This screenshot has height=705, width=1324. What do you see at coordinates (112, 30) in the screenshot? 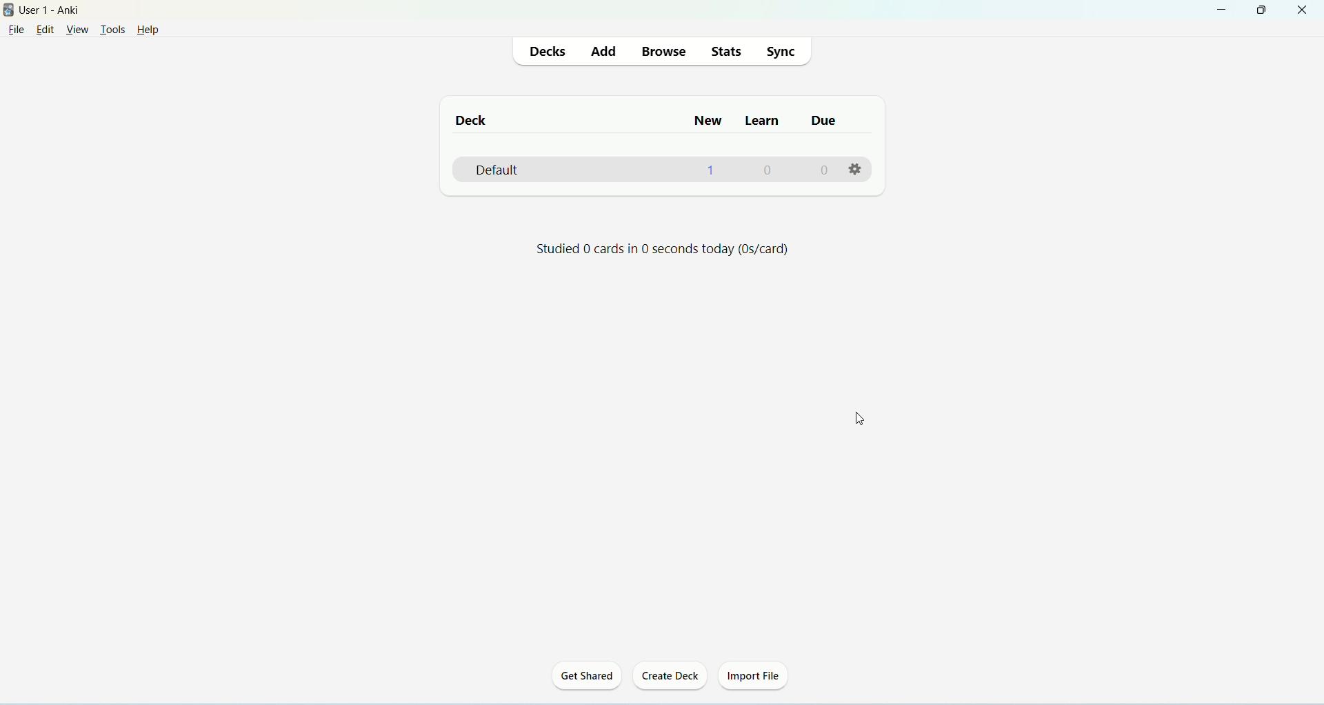
I see `tools` at bounding box center [112, 30].